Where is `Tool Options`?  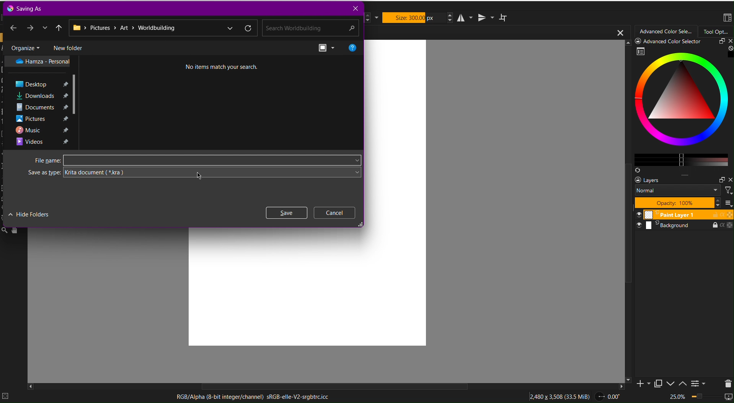
Tool Options is located at coordinates (716, 31).